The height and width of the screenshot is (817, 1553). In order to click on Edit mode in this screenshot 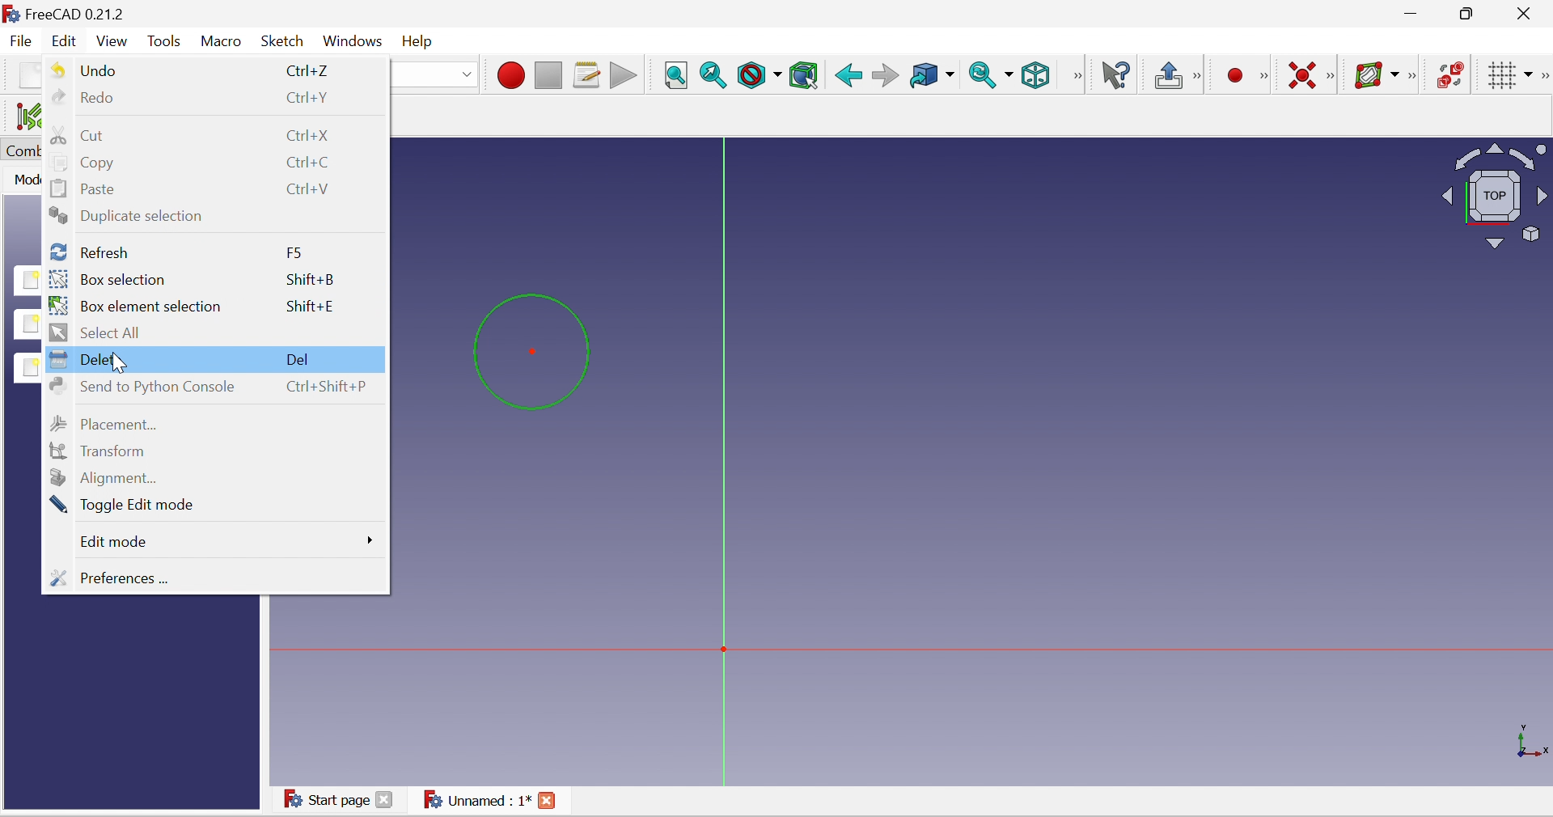, I will do `click(115, 541)`.